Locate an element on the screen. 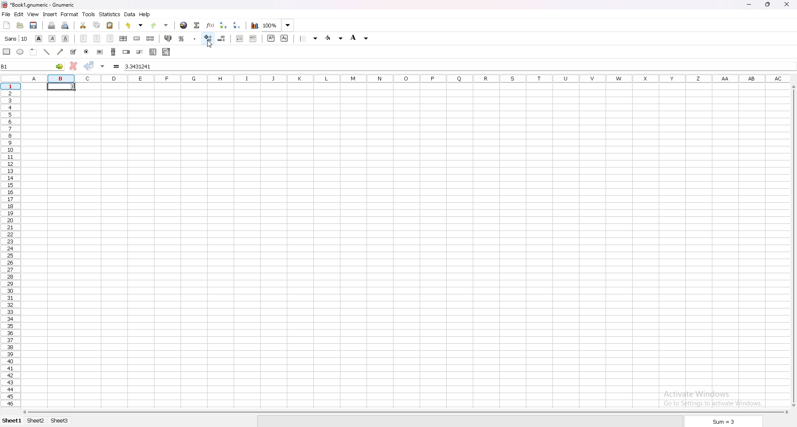 The image size is (797, 427). background is located at coordinates (359, 39).